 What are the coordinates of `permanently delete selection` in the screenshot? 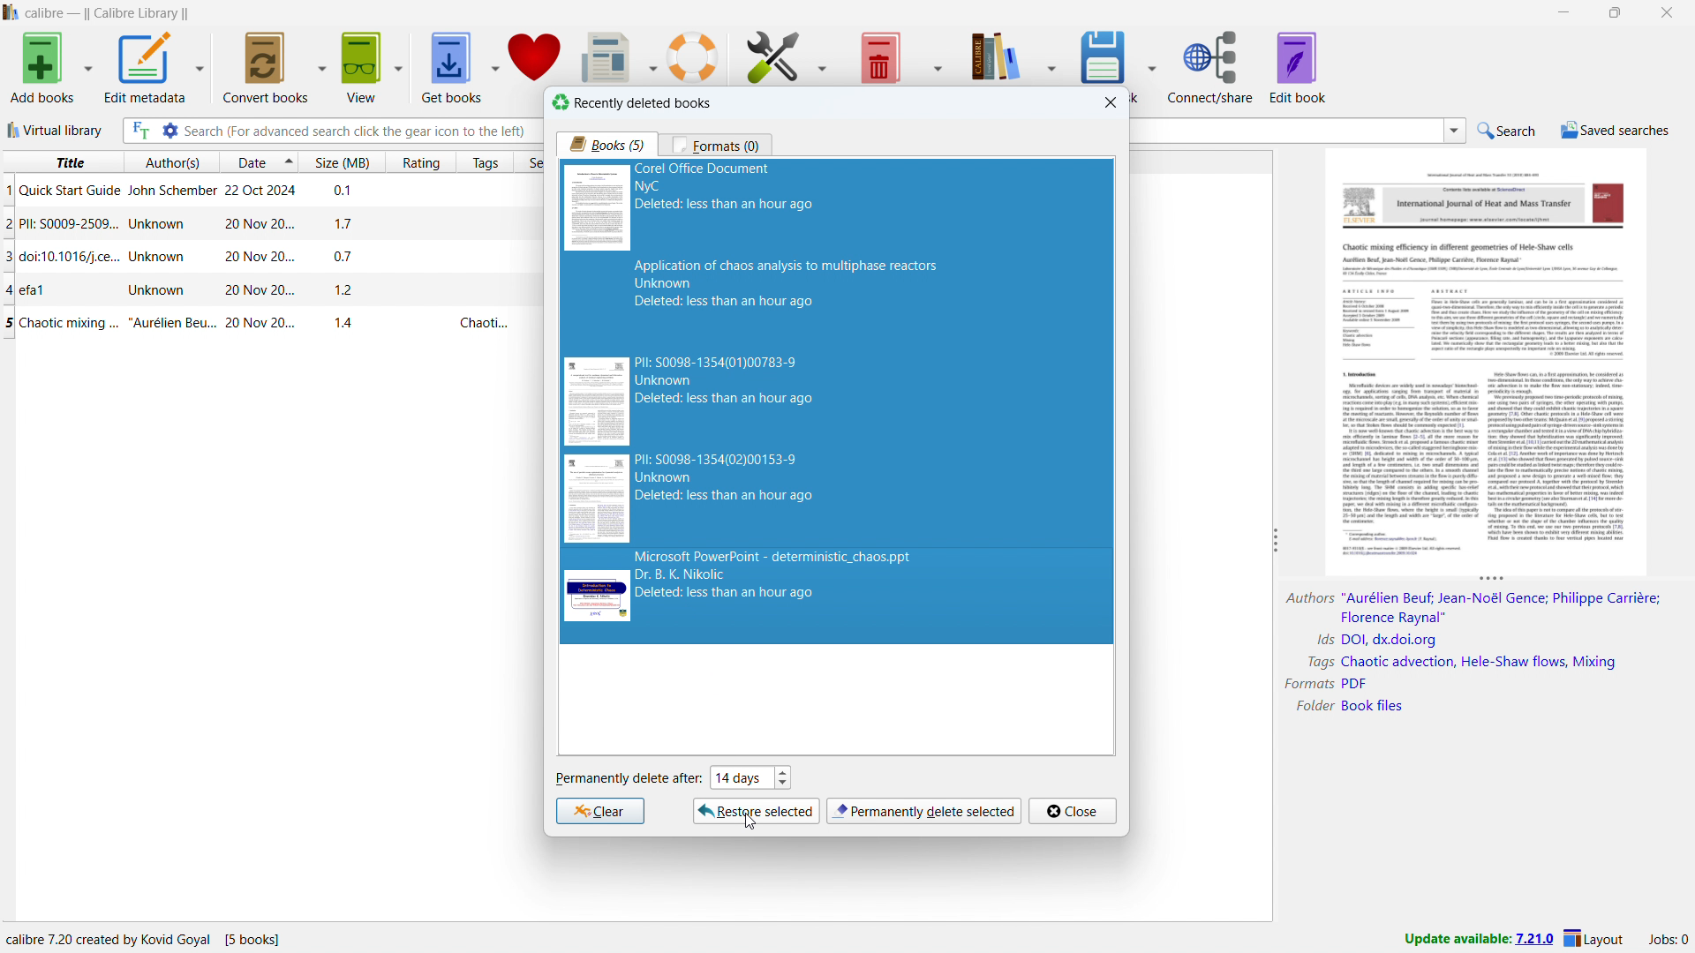 It's located at (923, 812).